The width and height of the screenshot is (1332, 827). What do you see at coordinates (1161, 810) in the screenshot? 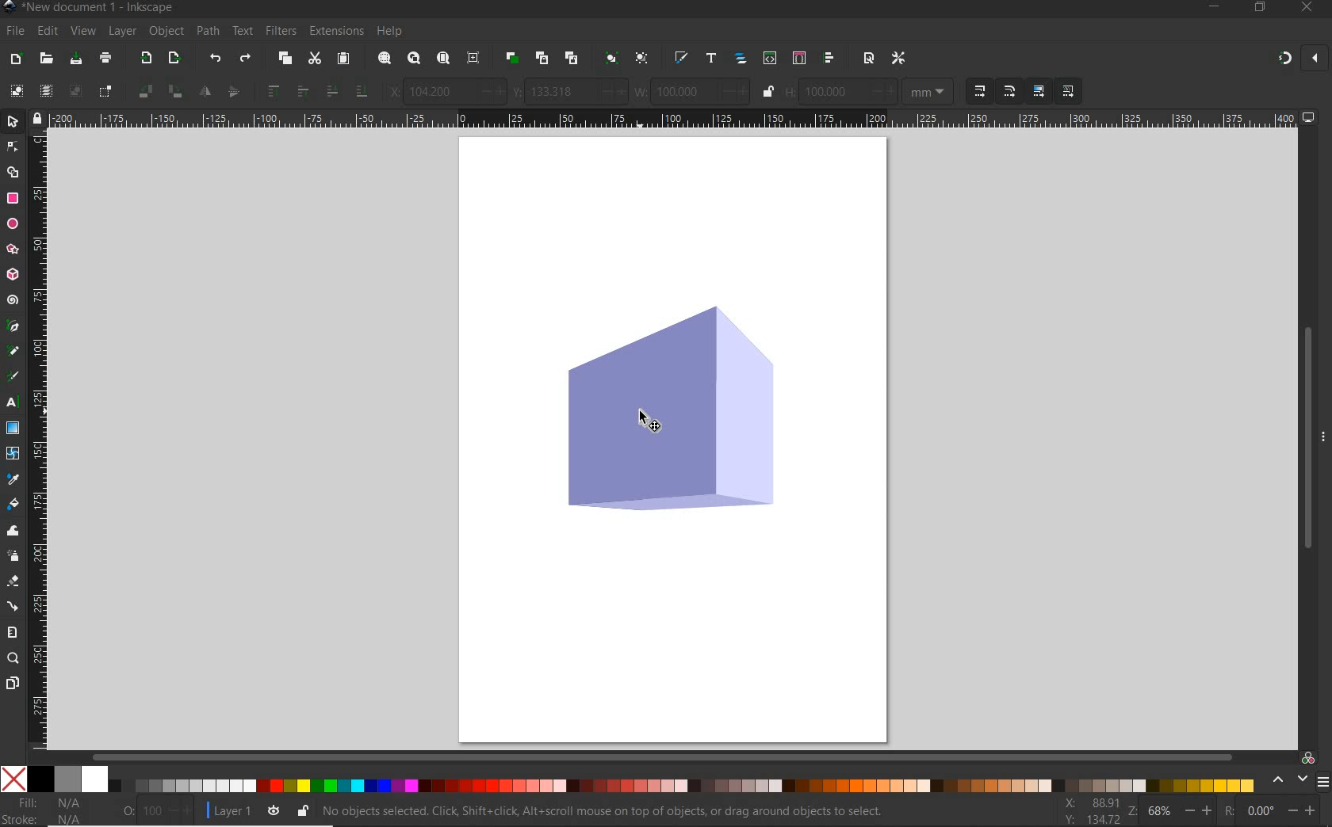
I see `68` at bounding box center [1161, 810].